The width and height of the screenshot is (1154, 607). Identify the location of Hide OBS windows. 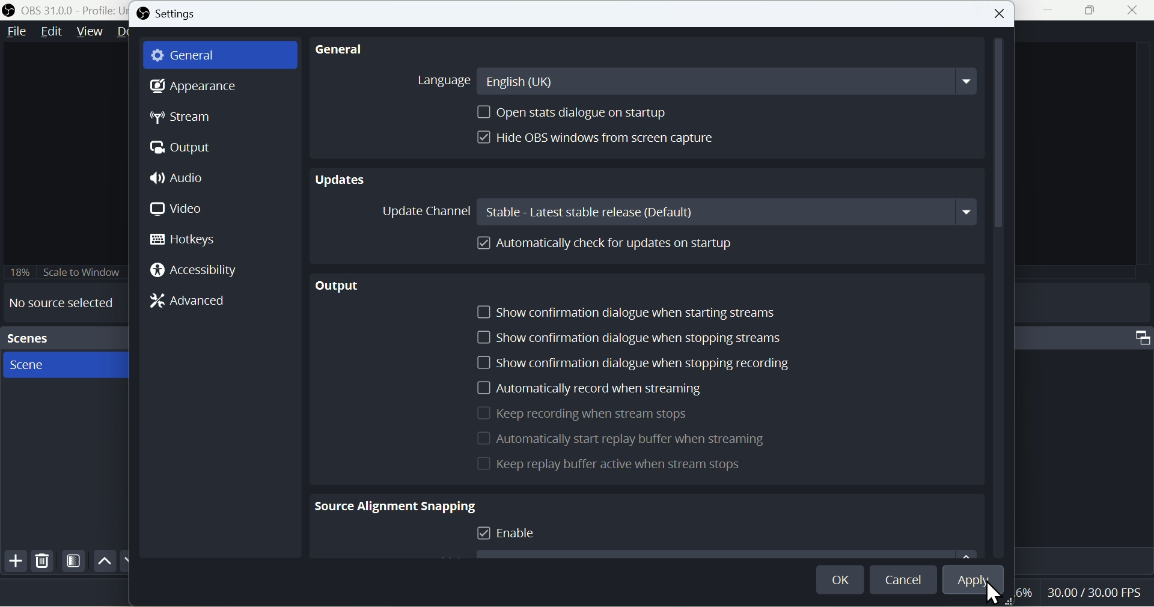
(599, 138).